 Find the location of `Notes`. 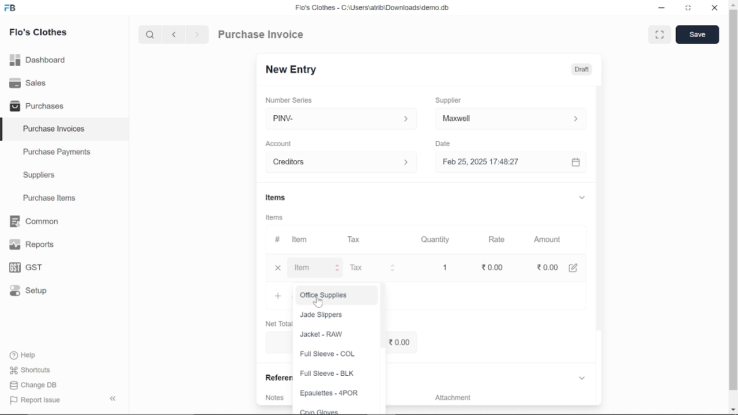

Notes is located at coordinates (277, 398).